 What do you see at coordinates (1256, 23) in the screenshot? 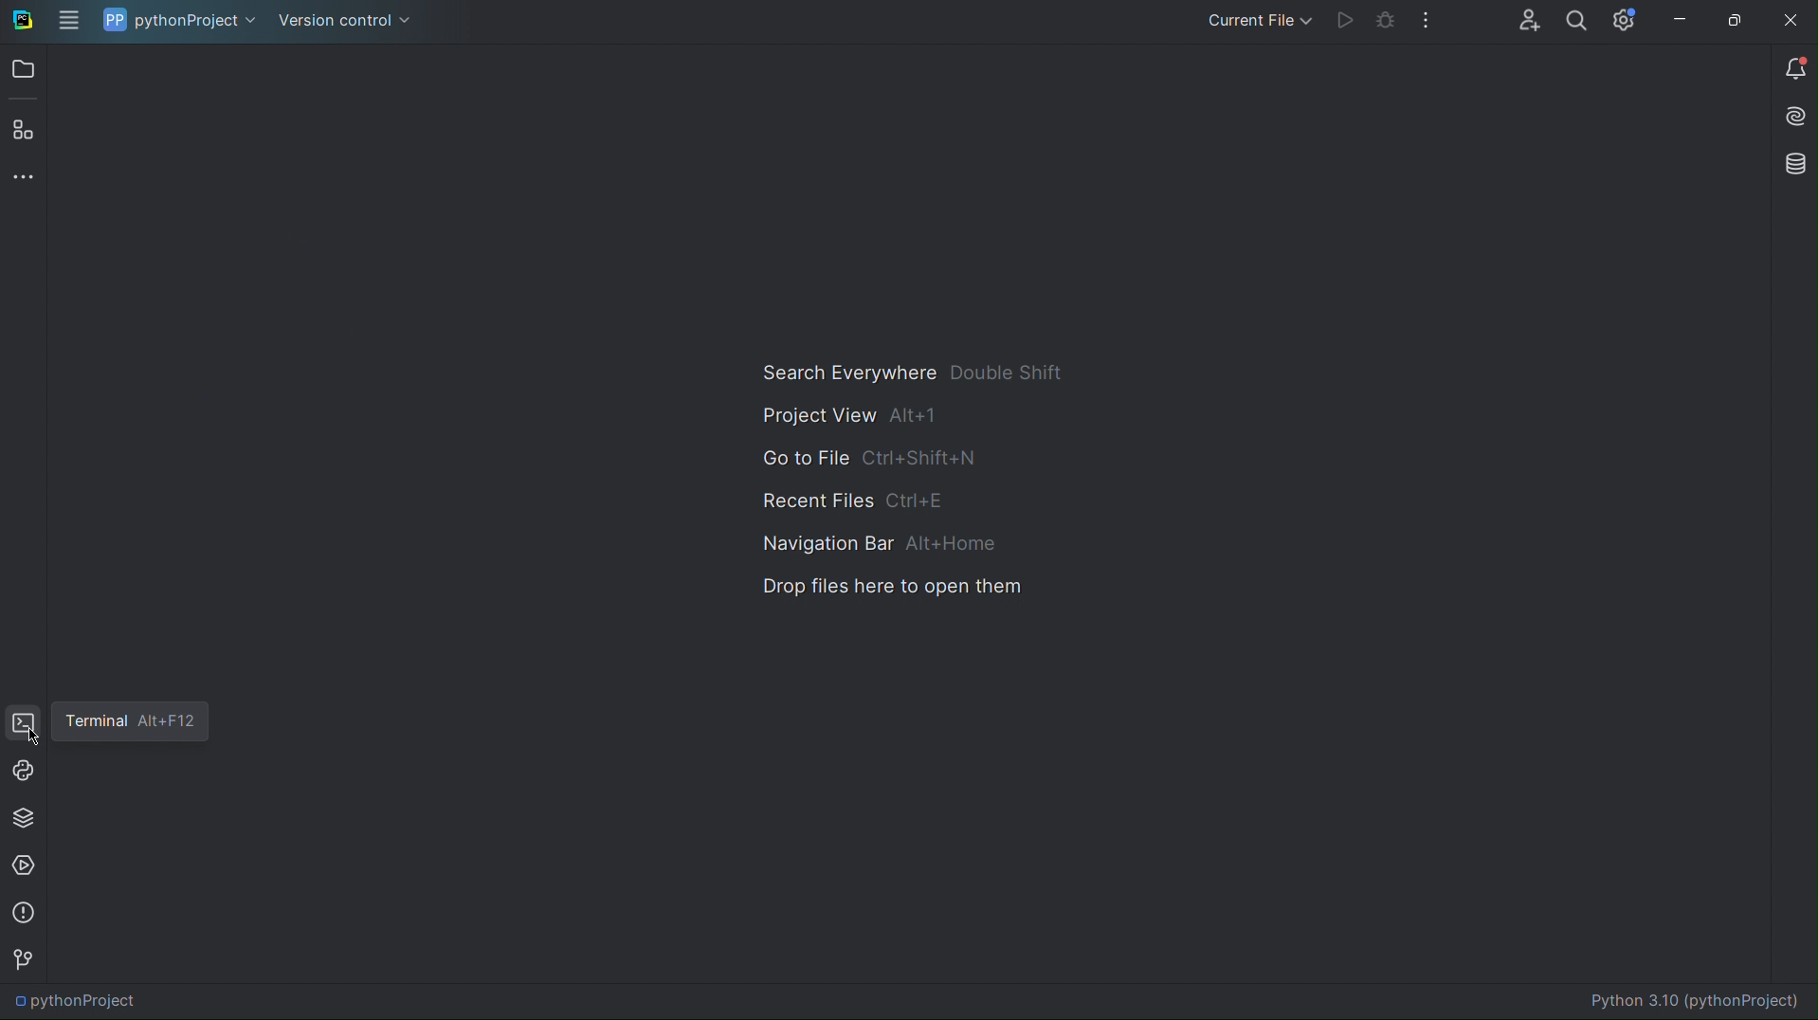
I see `Current File` at bounding box center [1256, 23].